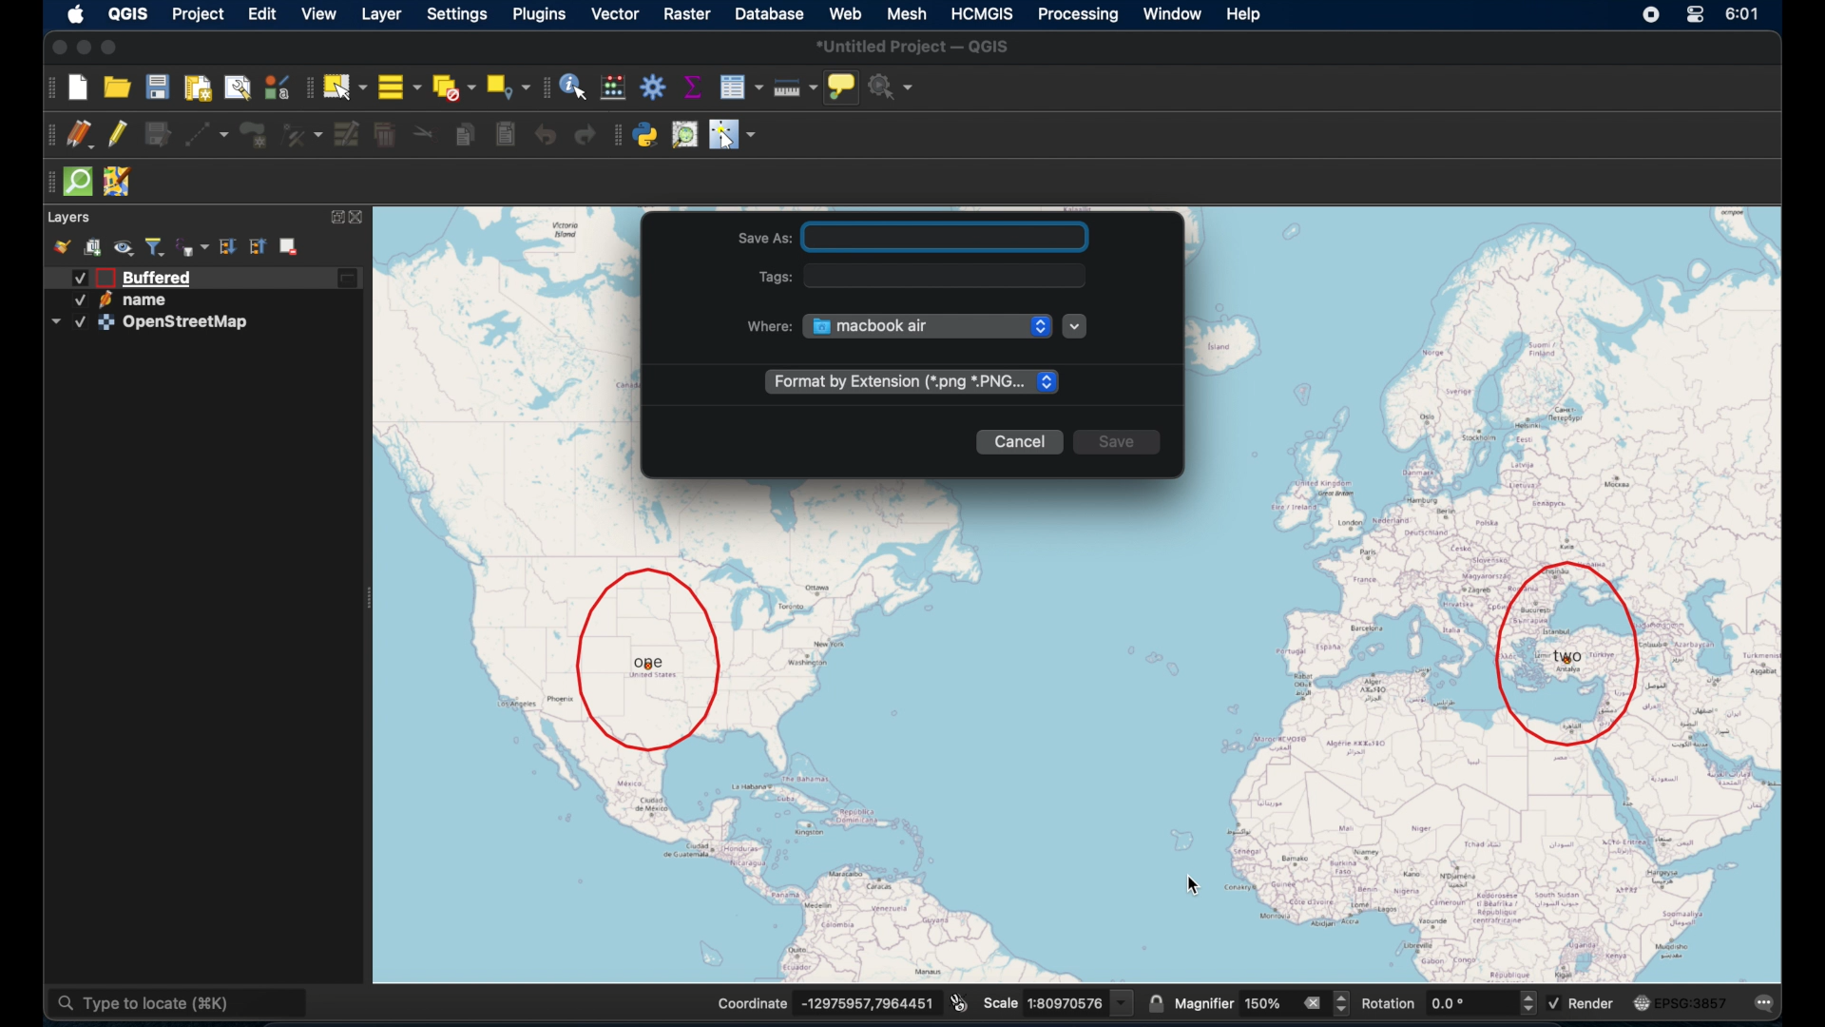  What do you see at coordinates (276, 87) in the screenshot?
I see `style manager` at bounding box center [276, 87].